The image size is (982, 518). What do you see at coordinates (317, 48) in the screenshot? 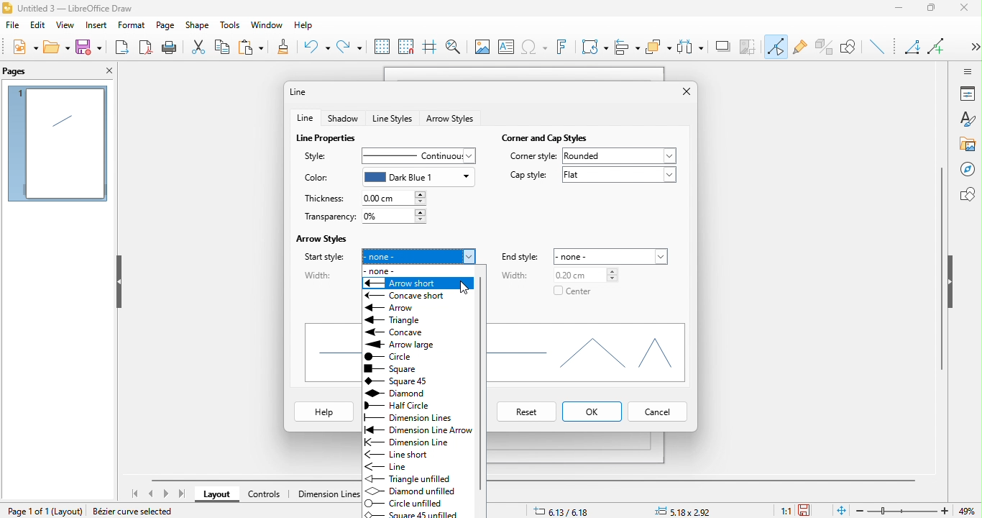
I see `undo` at bounding box center [317, 48].